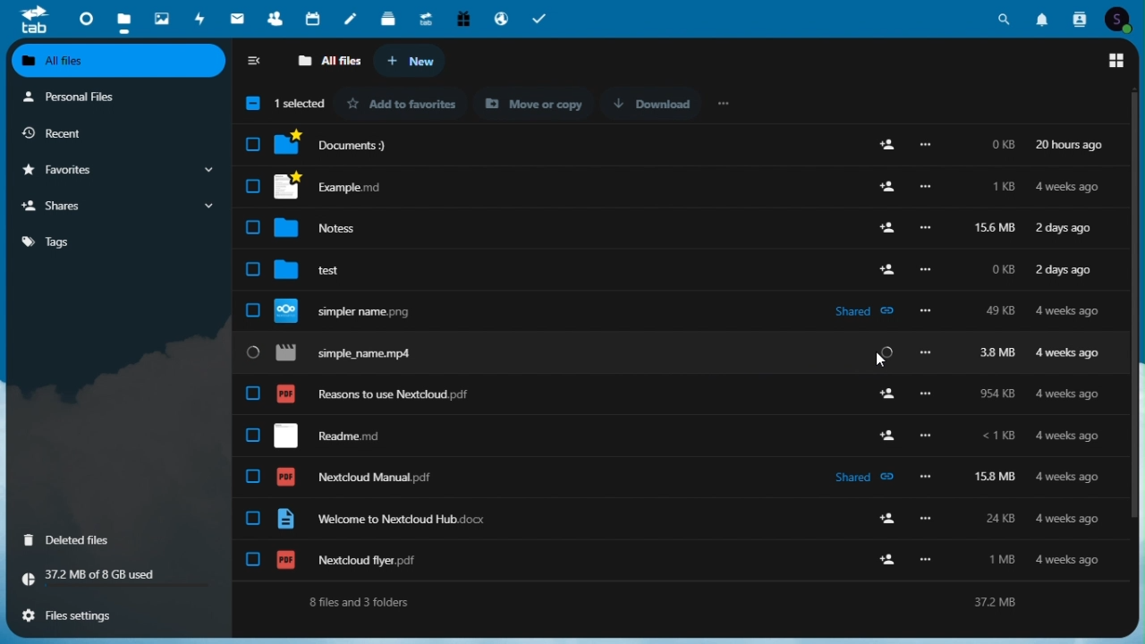  What do you see at coordinates (682, 102) in the screenshot?
I see `text` at bounding box center [682, 102].